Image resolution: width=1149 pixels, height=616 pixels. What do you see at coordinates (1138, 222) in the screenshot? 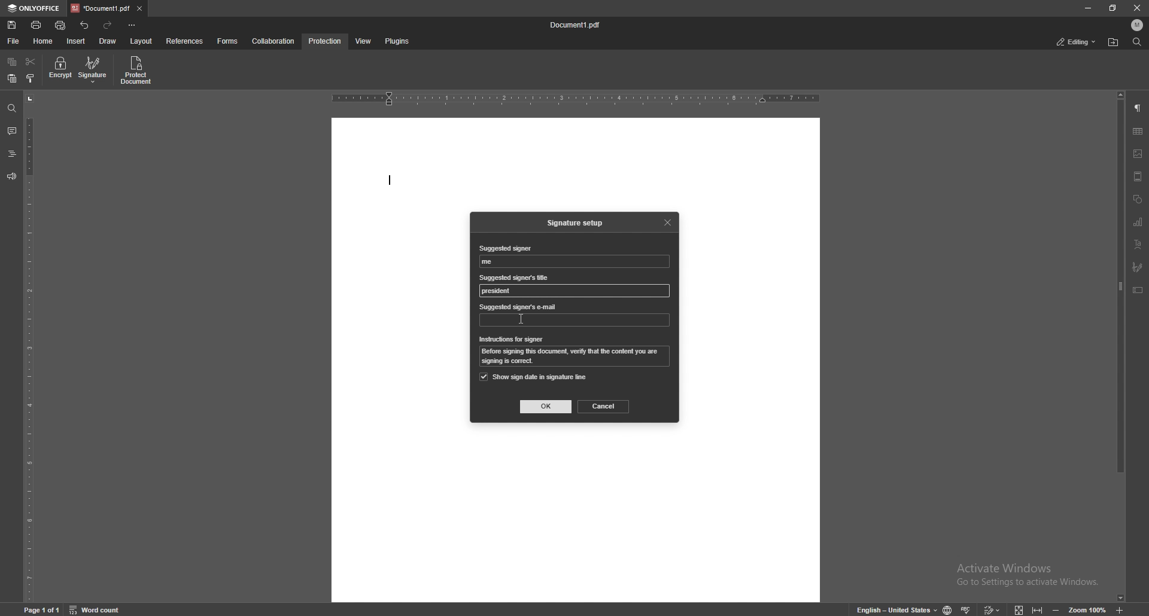
I see `chart` at bounding box center [1138, 222].